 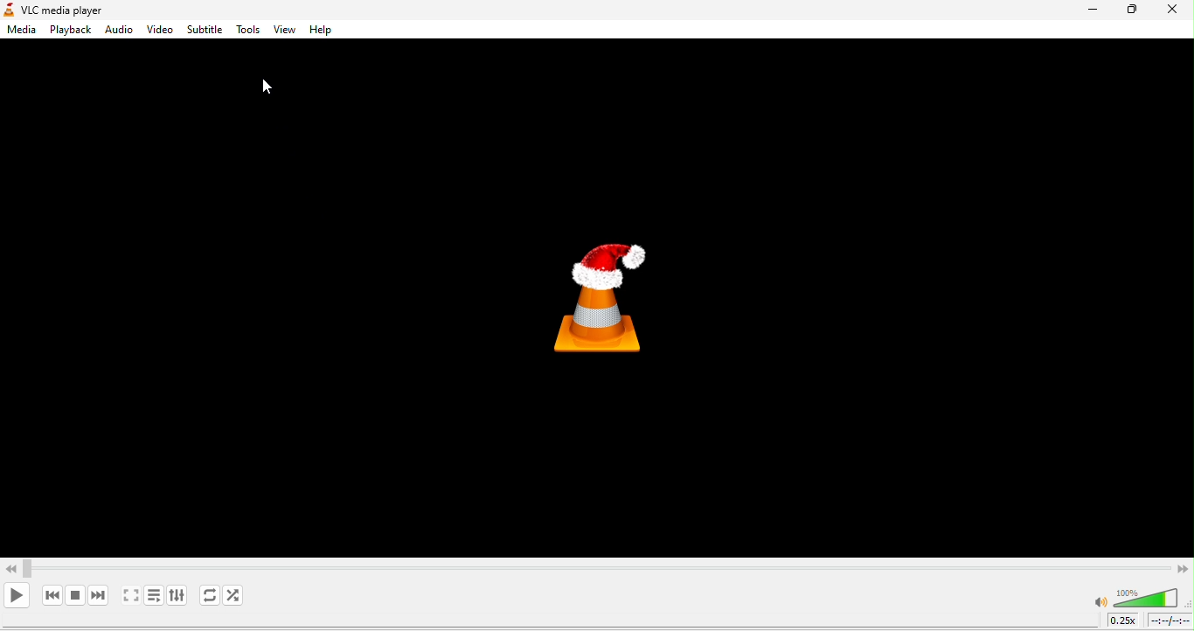 I want to click on maximize, so click(x=1133, y=11).